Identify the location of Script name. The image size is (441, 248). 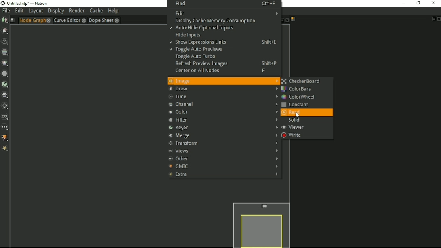
(293, 19).